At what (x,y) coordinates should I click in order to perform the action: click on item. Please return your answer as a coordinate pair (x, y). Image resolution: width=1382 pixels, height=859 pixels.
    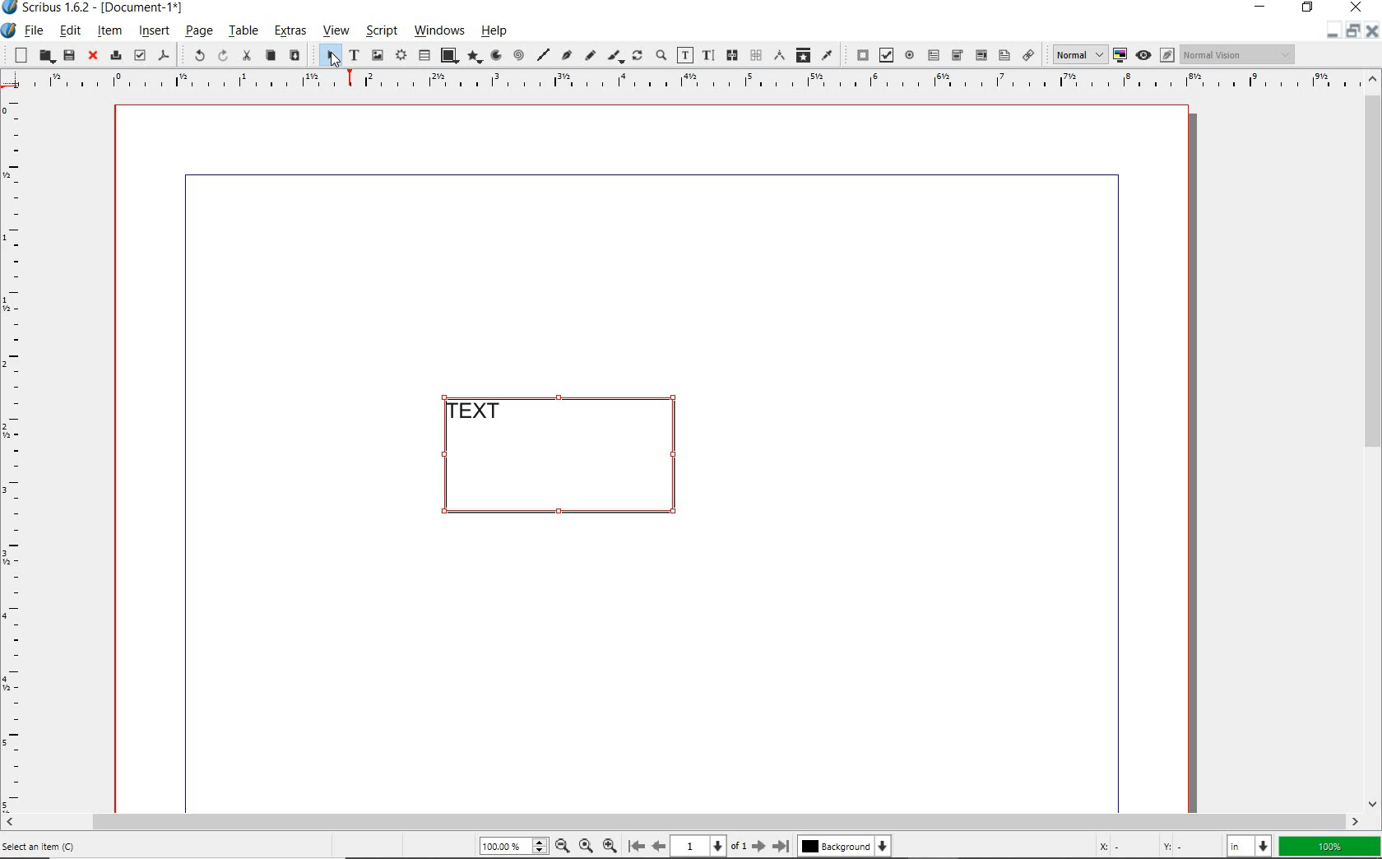
    Looking at the image, I should click on (111, 33).